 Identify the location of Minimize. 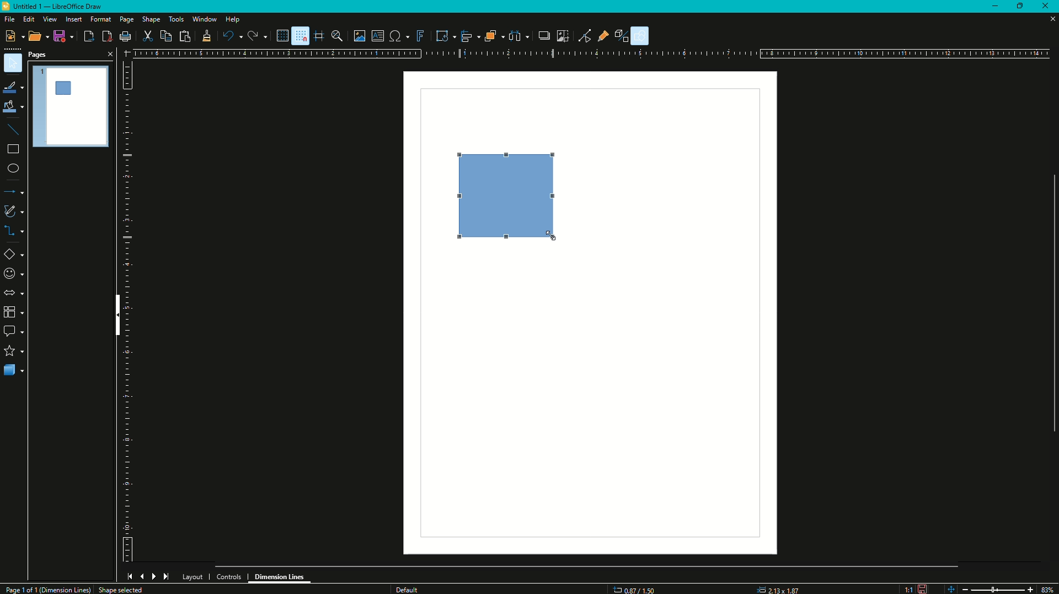
(994, 7).